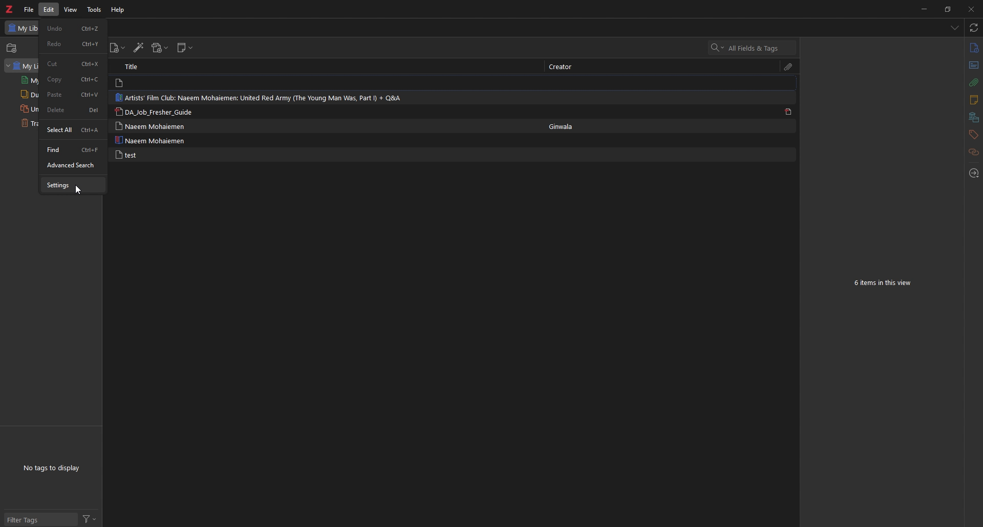 This screenshot has width=983, height=527. What do you see at coordinates (73, 95) in the screenshot?
I see `Paste Ctrl+V` at bounding box center [73, 95].